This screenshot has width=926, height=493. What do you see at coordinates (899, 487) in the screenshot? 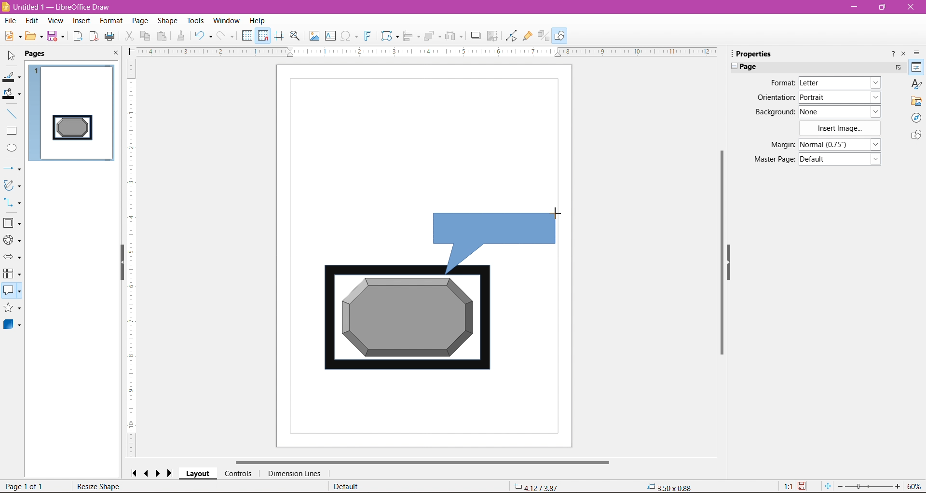
I see `Zoom In` at bounding box center [899, 487].